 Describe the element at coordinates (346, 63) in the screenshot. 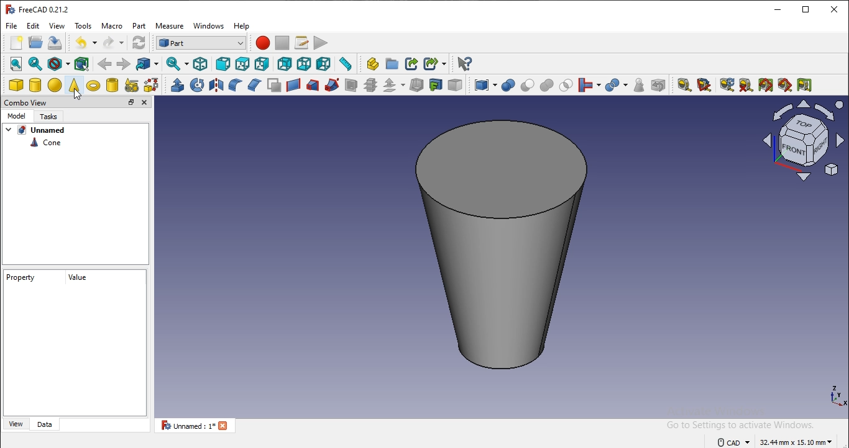

I see `measure distance` at that location.